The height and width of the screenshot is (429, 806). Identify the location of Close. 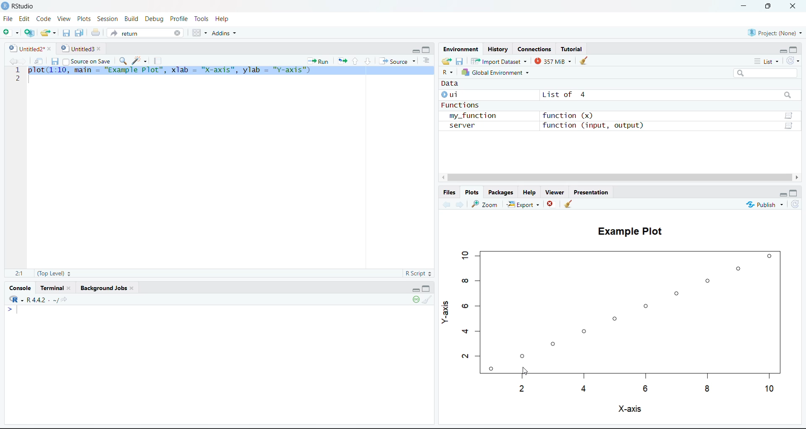
(794, 7).